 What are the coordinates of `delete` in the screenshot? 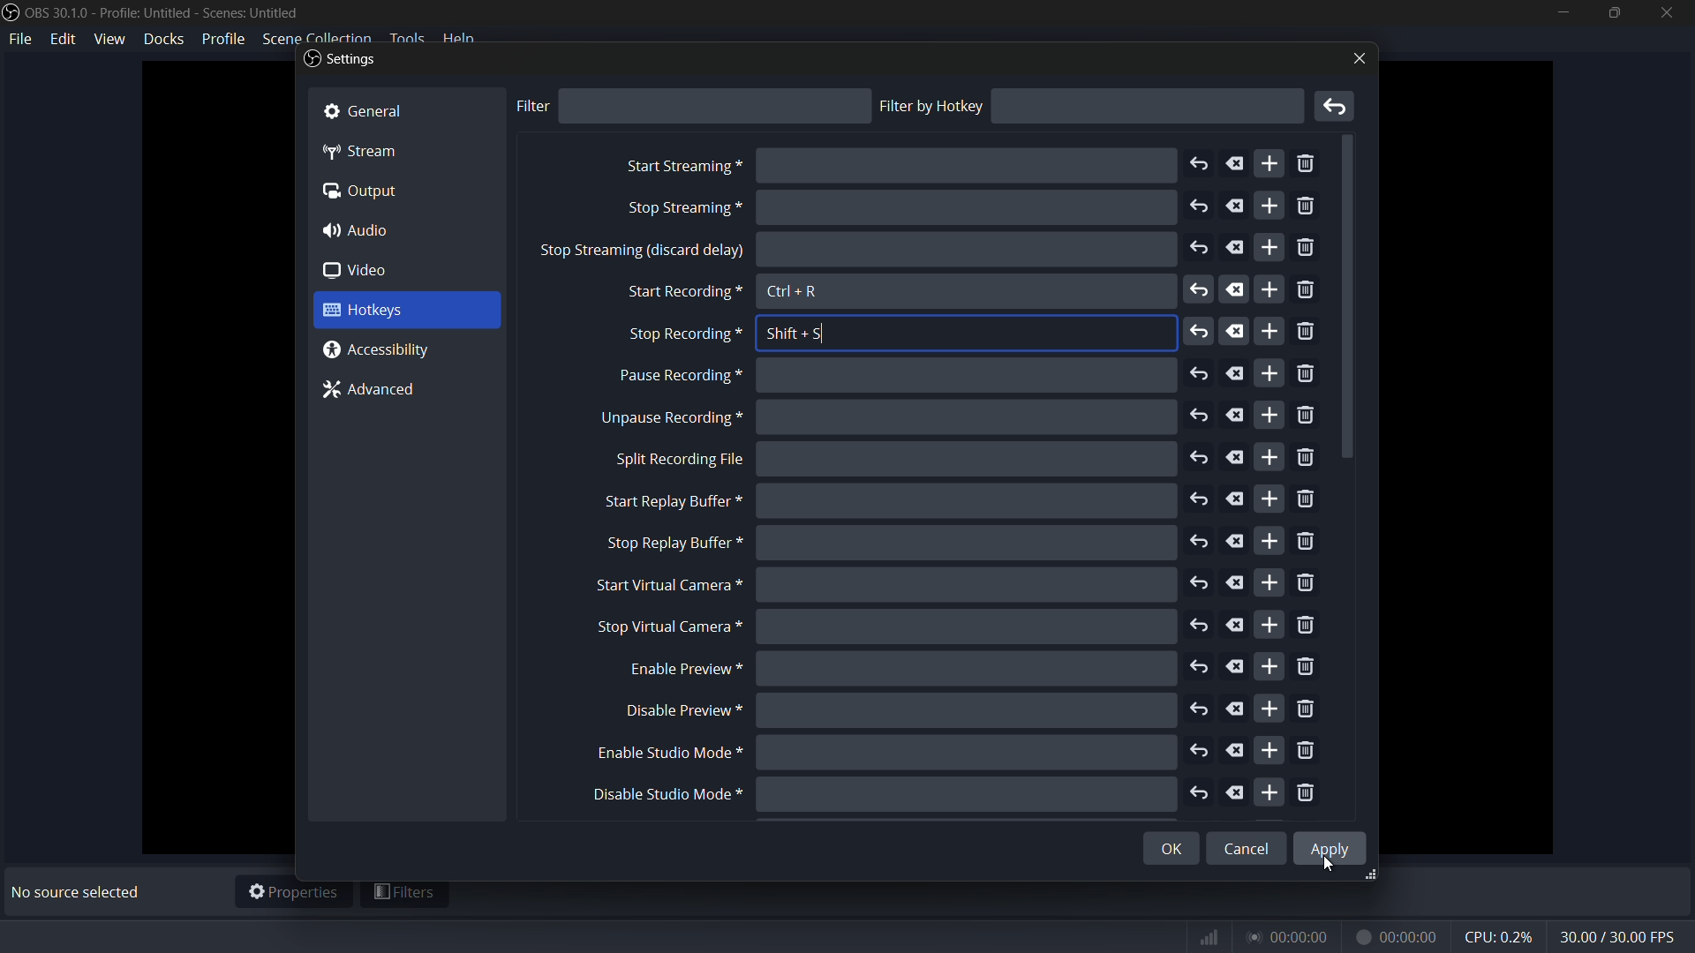 It's located at (1237, 543).